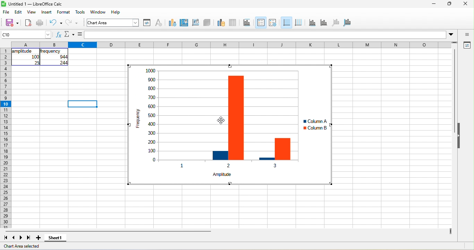  What do you see at coordinates (64, 63) in the screenshot?
I see `244` at bounding box center [64, 63].